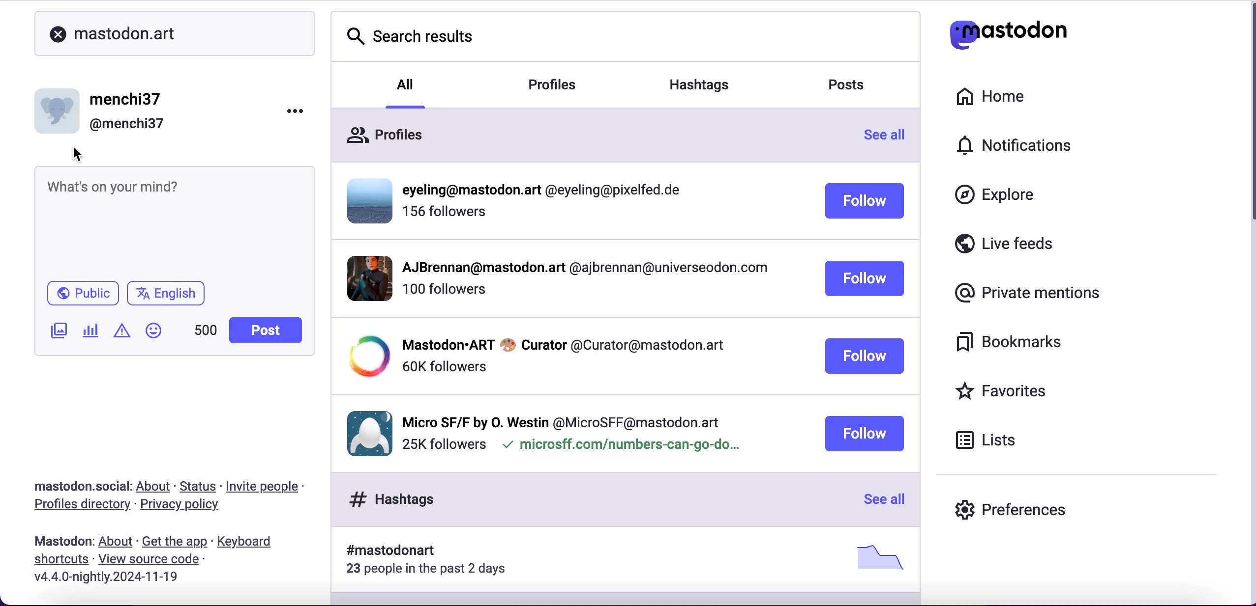 The image size is (1256, 606). I want to click on hashtags, so click(703, 82).